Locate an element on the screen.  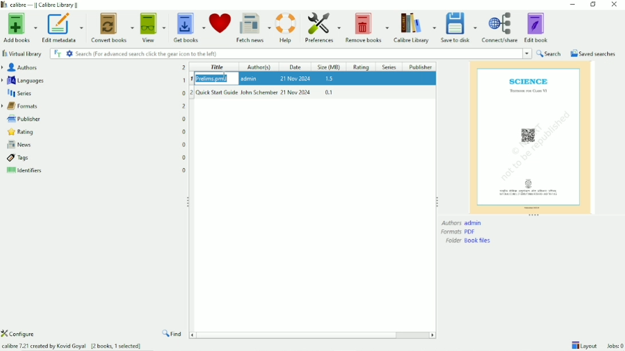
Virtual library is located at coordinates (22, 53).